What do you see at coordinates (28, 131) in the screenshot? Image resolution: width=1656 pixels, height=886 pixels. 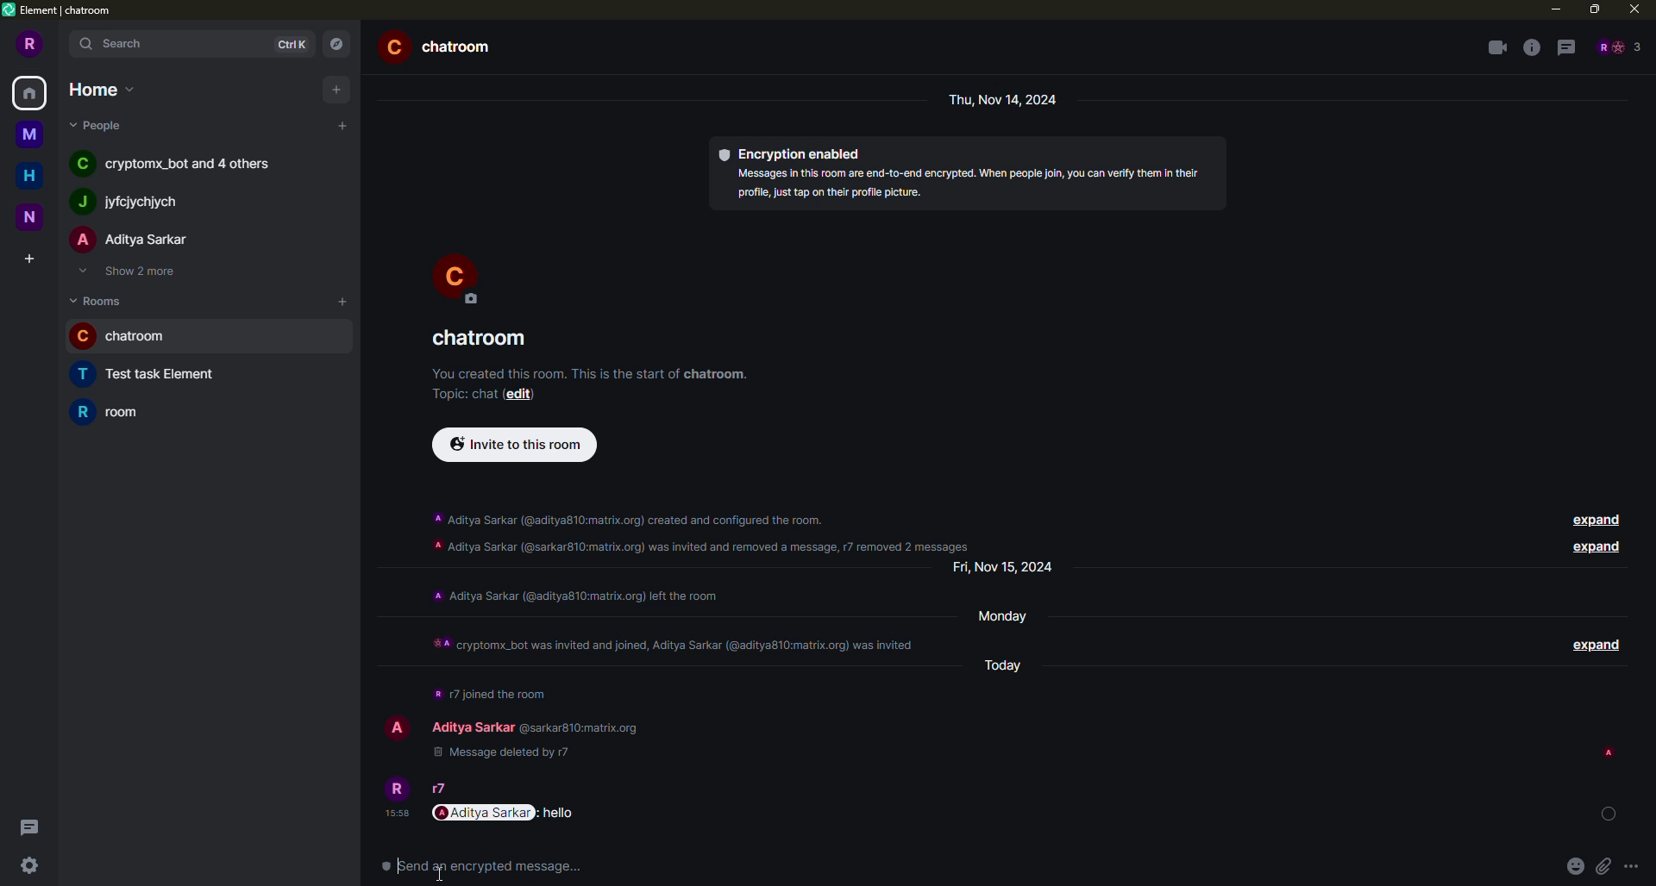 I see `space` at bounding box center [28, 131].